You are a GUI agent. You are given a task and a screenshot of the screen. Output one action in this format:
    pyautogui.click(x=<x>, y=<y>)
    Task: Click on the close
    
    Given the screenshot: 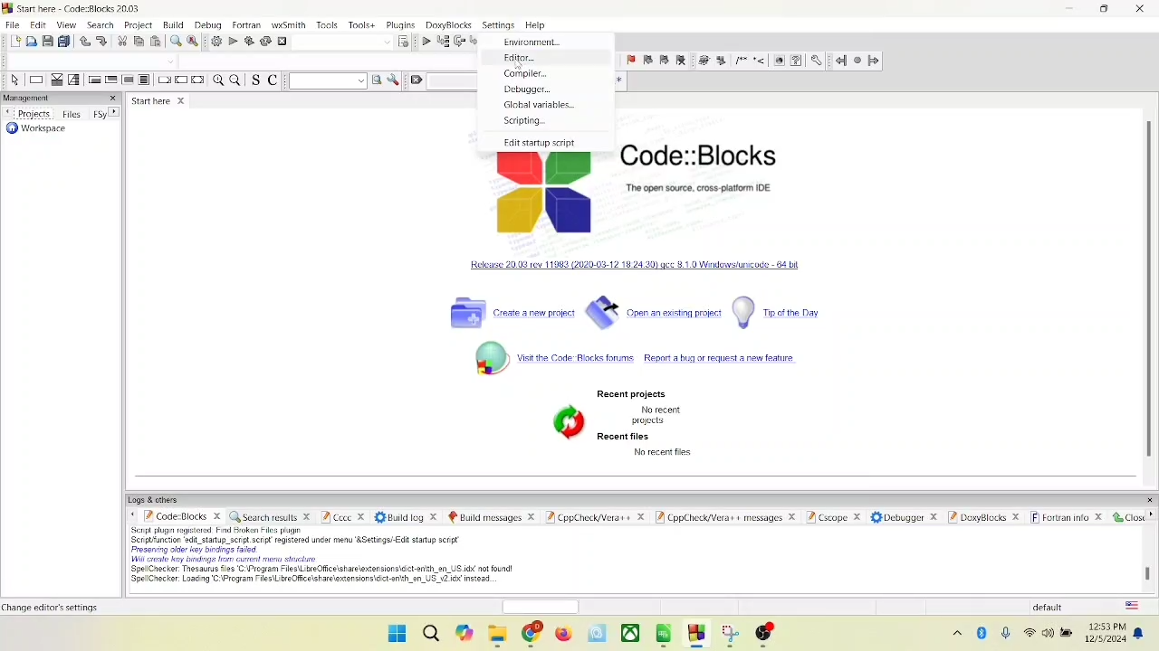 What is the action you would take?
    pyautogui.click(x=1145, y=8)
    